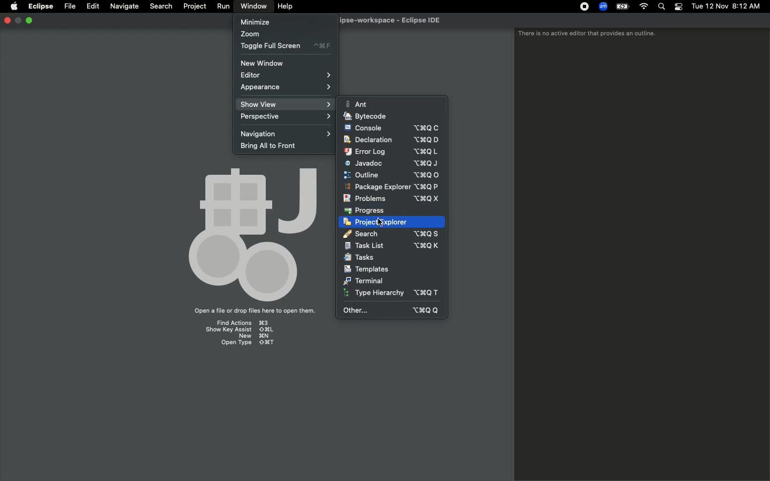  What do you see at coordinates (247, 344) in the screenshot?
I see `Open type` at bounding box center [247, 344].